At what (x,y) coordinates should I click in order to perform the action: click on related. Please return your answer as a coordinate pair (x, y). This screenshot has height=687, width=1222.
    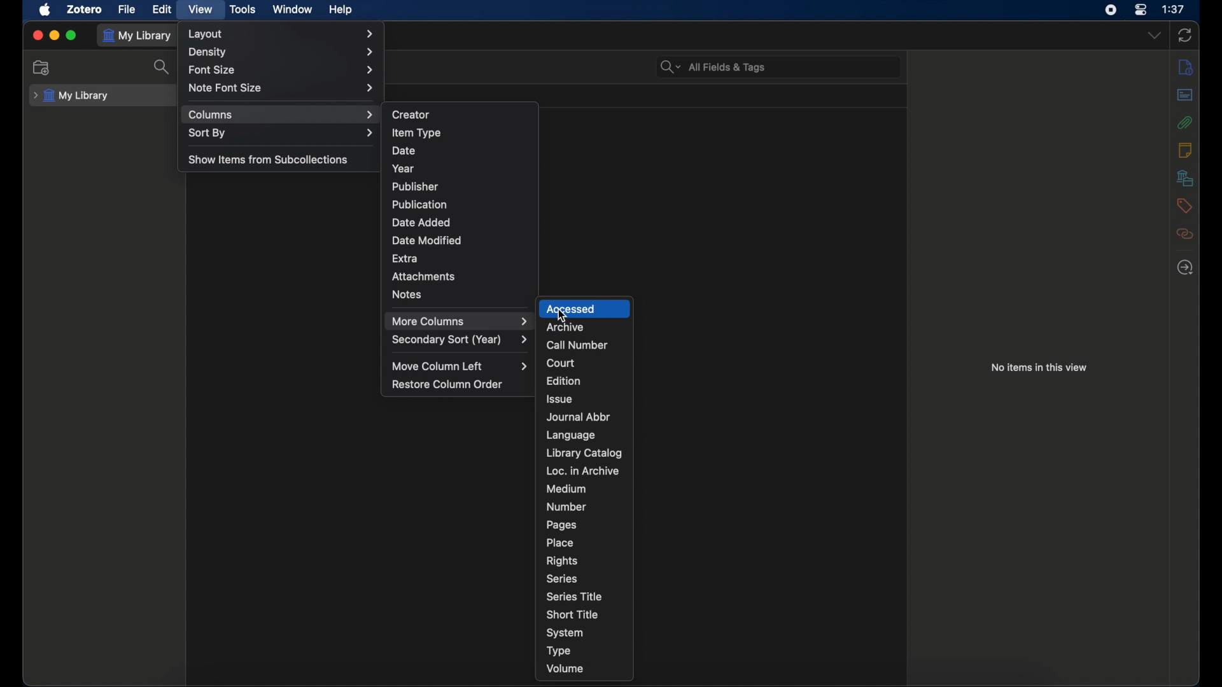
    Looking at the image, I should click on (1186, 233).